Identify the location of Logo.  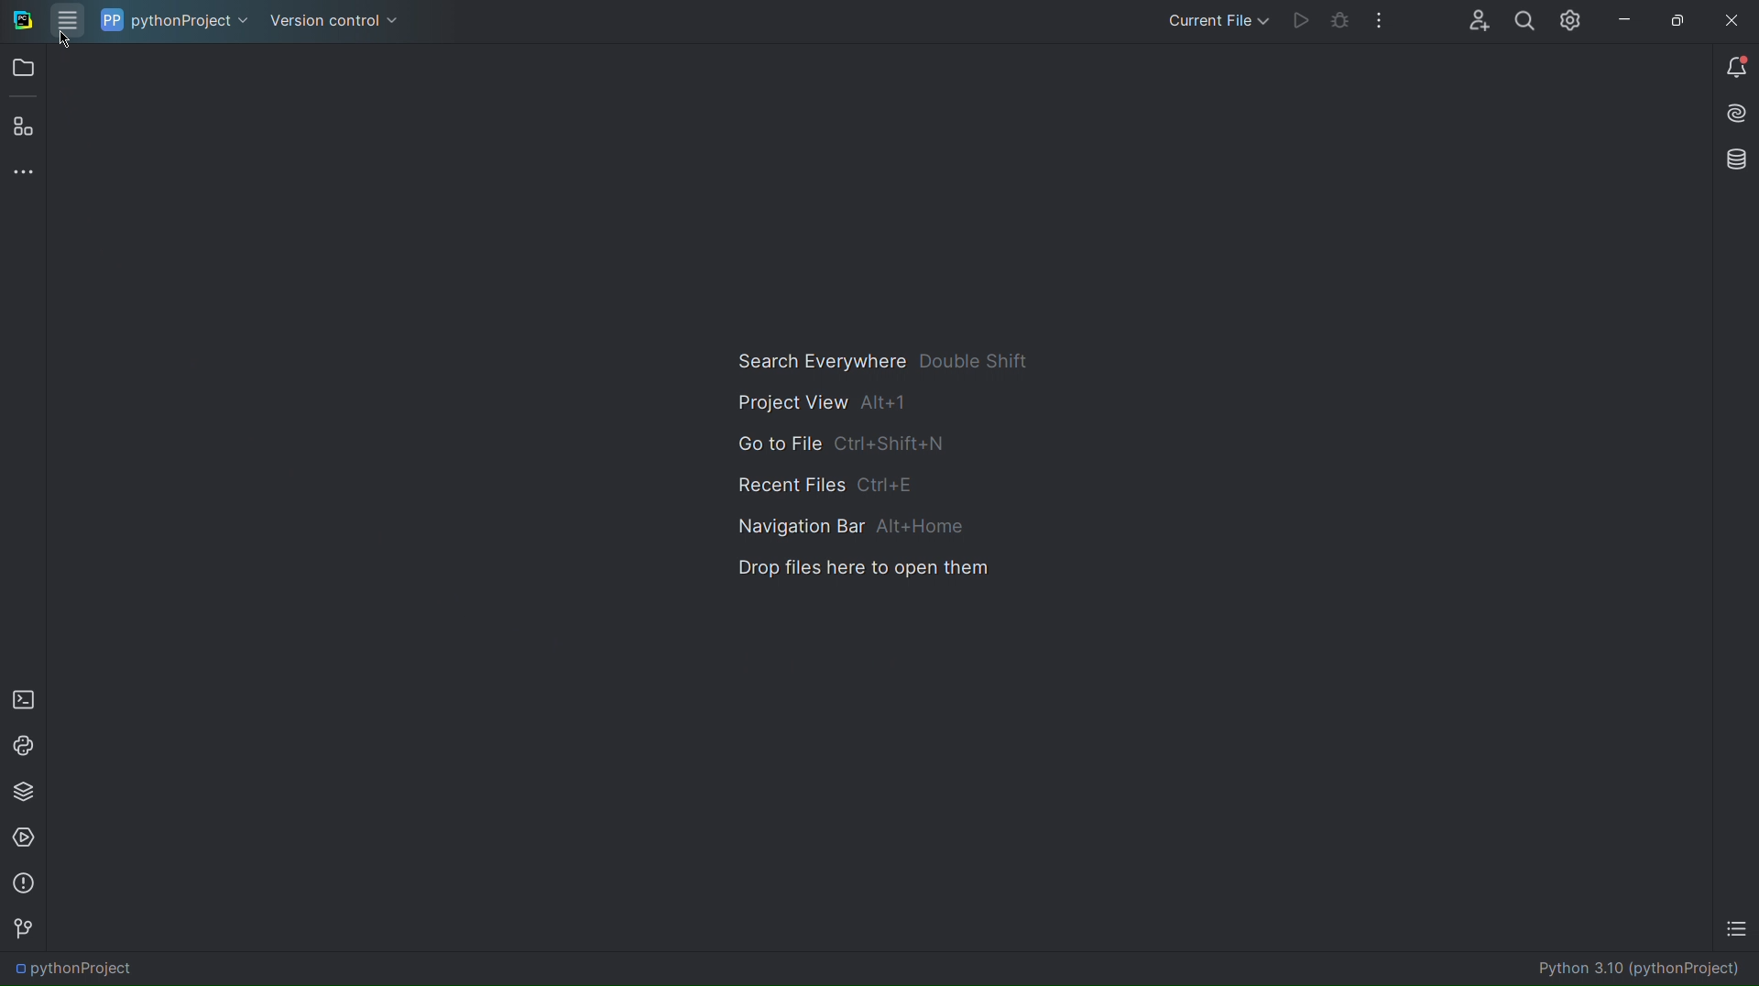
(20, 23).